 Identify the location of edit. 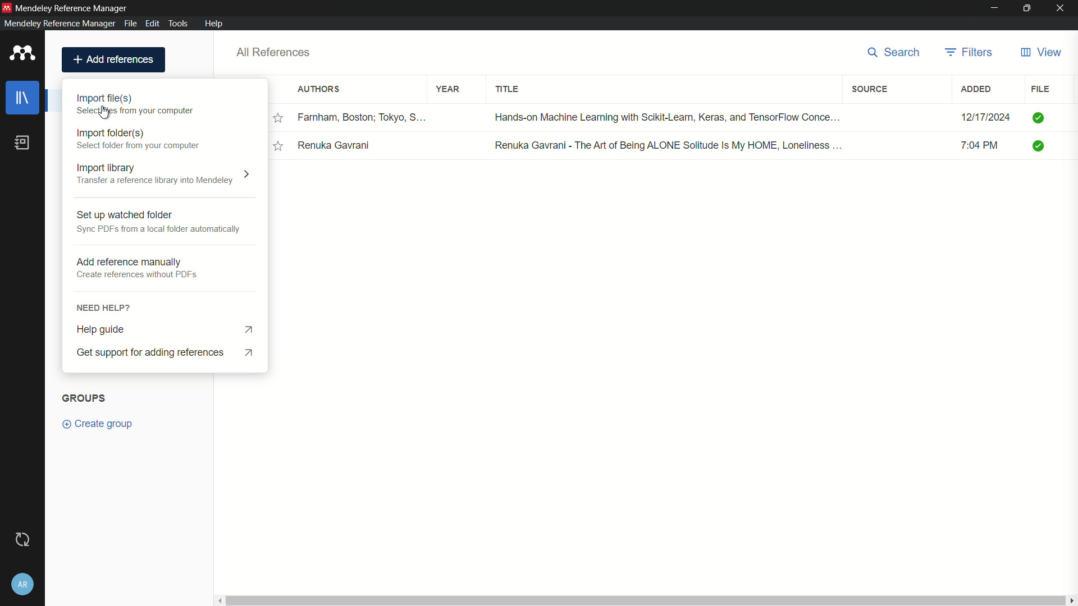
(153, 22).